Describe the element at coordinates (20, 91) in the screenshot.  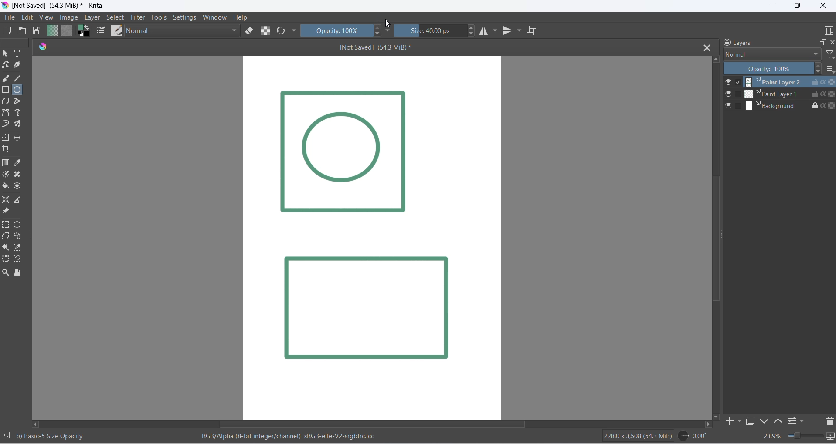
I see `ellipse tool` at that location.